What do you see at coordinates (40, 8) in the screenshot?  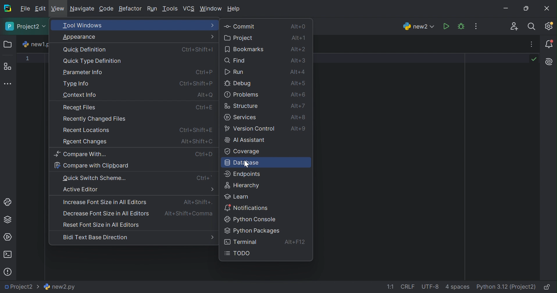 I see `Edit` at bounding box center [40, 8].